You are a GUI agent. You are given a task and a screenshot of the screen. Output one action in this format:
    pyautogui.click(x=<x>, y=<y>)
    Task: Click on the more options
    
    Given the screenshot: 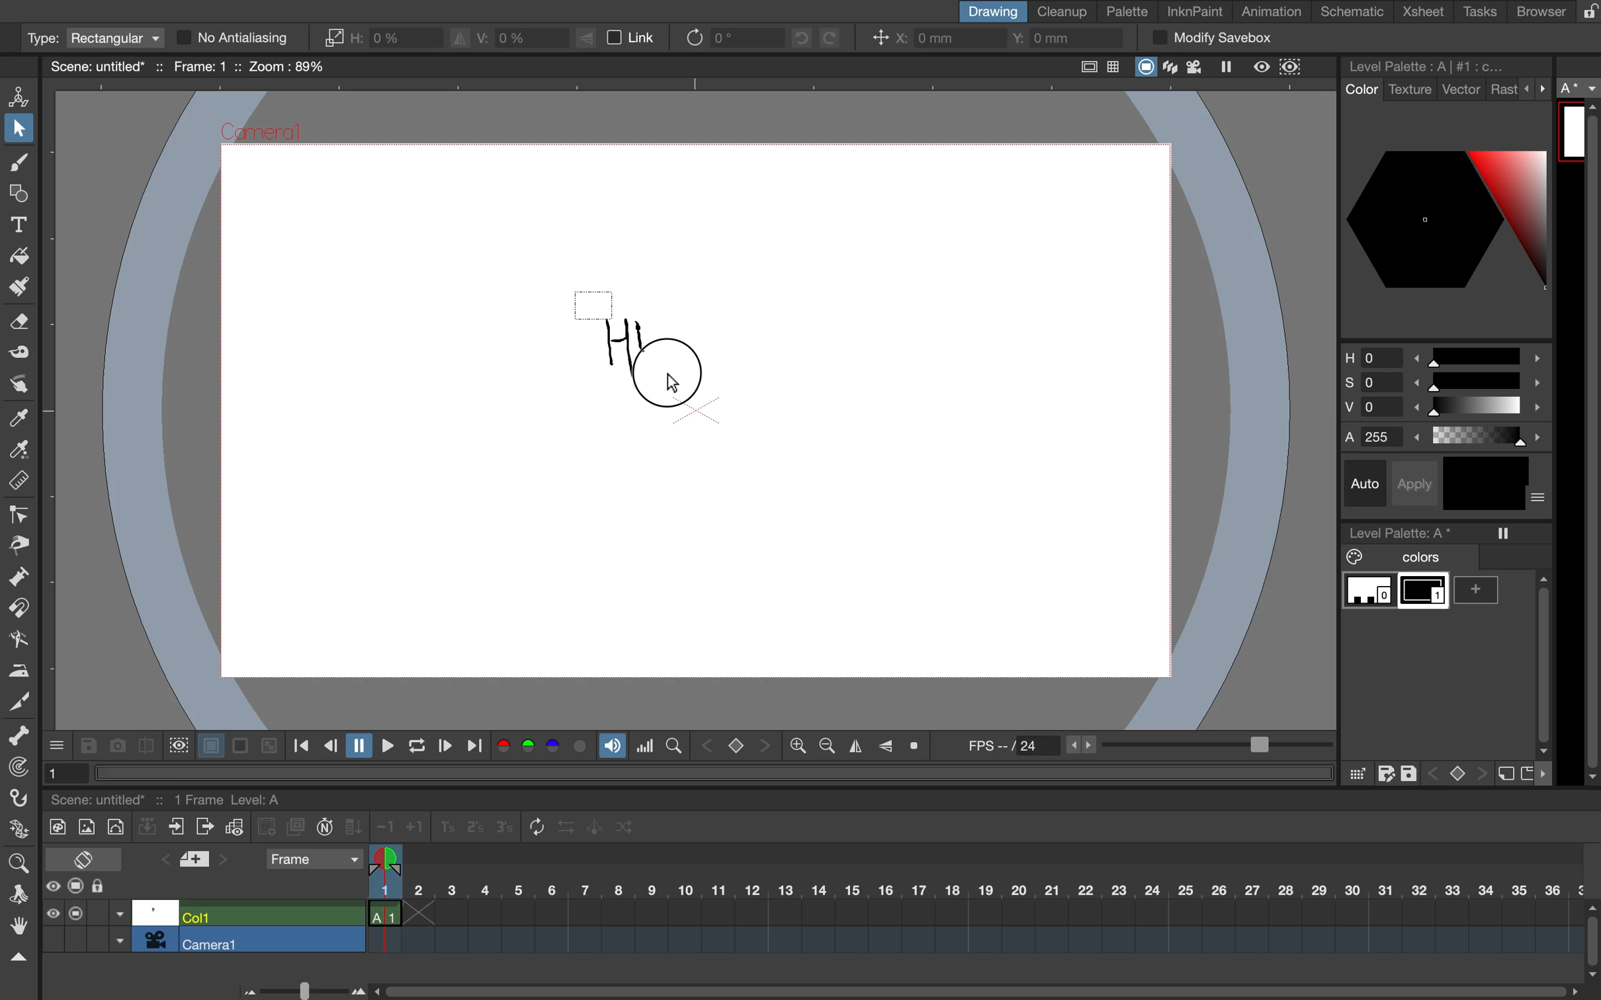 What is the action you would take?
    pyautogui.click(x=1548, y=774)
    